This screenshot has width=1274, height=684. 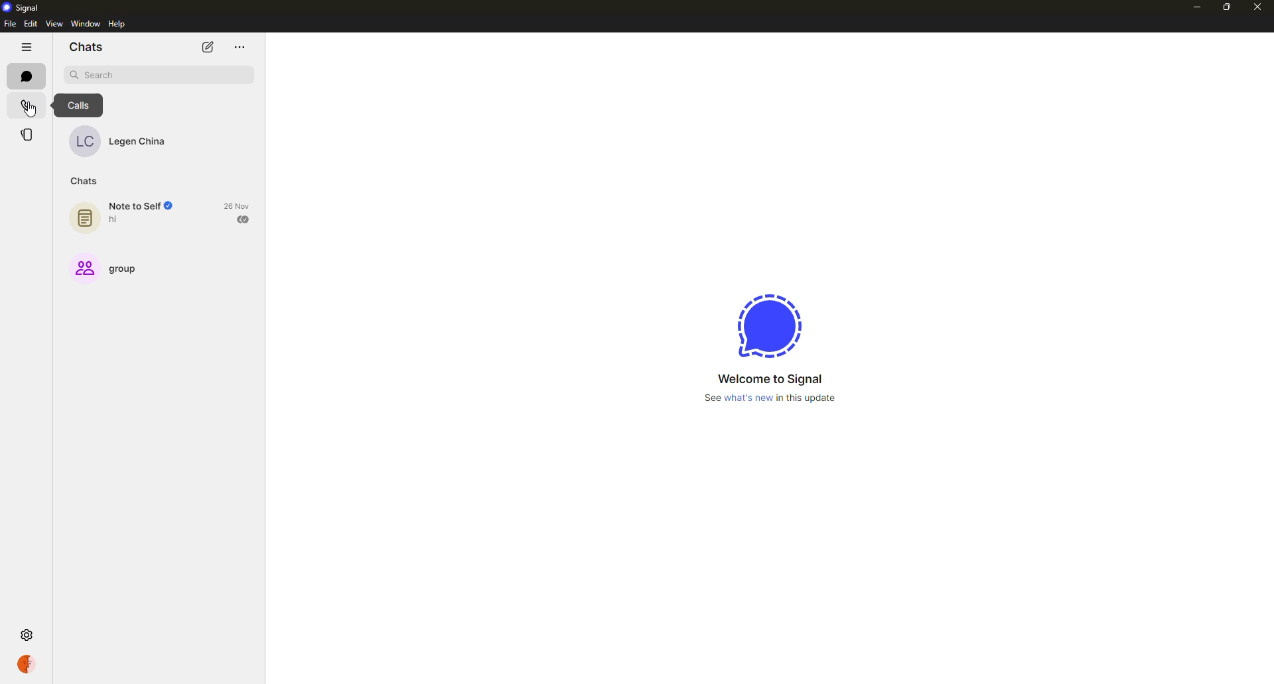 I want to click on stories, so click(x=27, y=134).